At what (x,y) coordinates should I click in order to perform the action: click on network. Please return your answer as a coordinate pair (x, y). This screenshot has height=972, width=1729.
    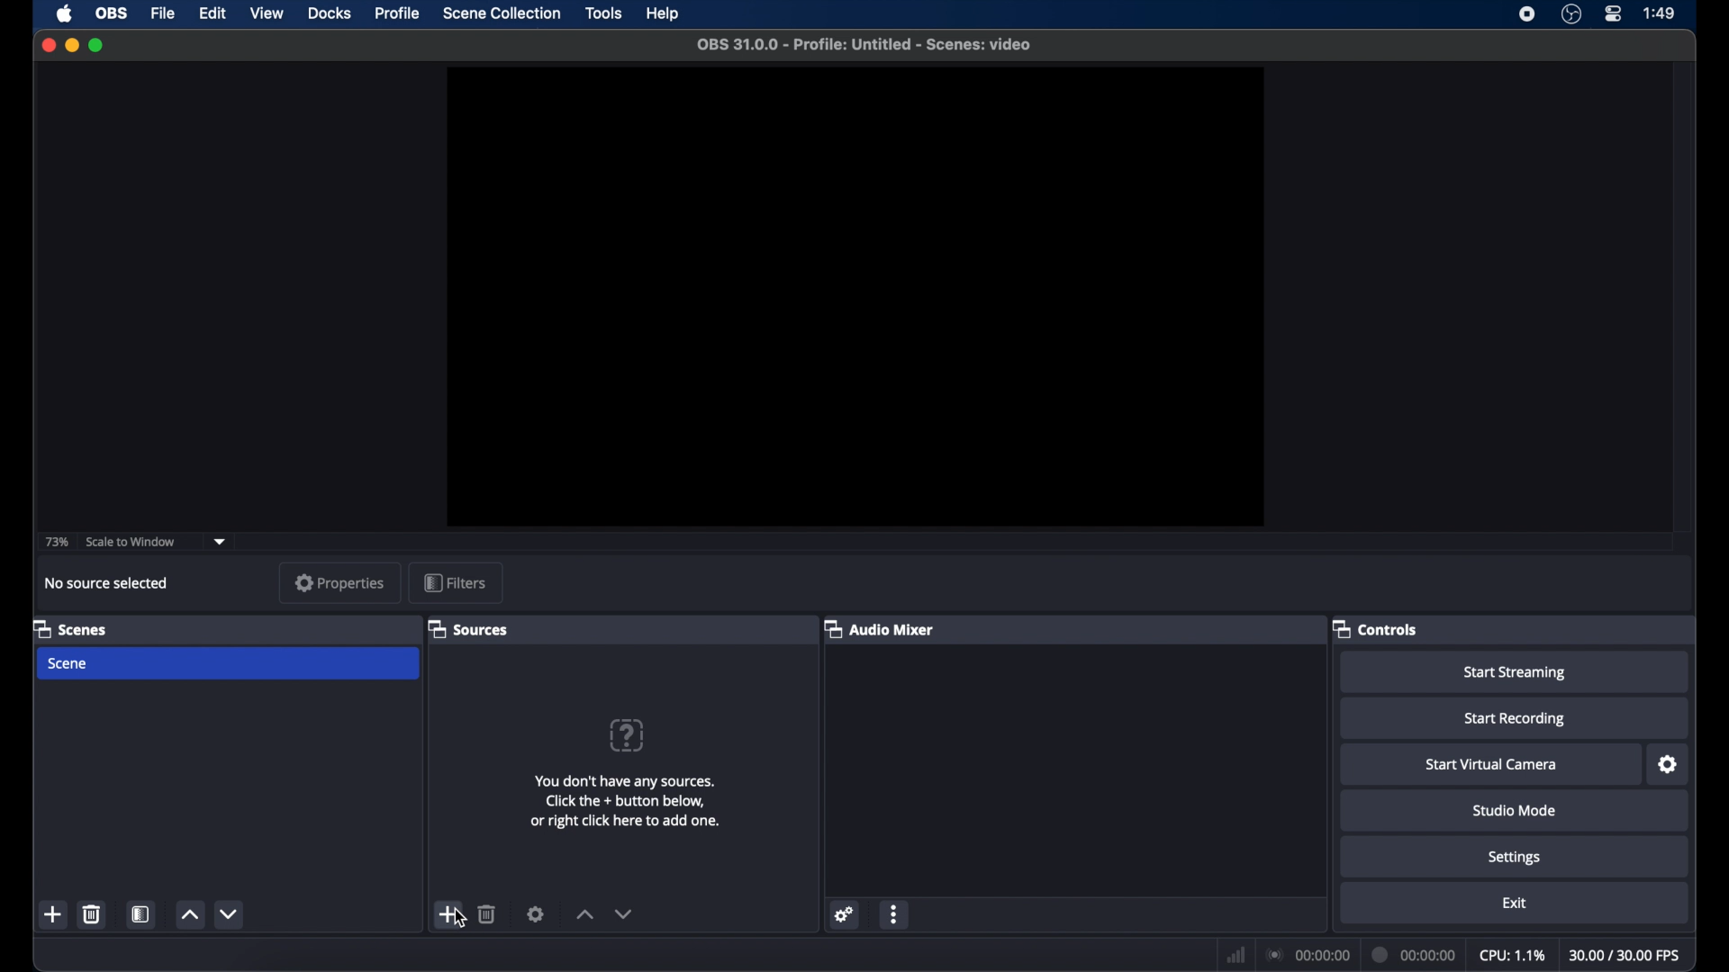
    Looking at the image, I should click on (1236, 953).